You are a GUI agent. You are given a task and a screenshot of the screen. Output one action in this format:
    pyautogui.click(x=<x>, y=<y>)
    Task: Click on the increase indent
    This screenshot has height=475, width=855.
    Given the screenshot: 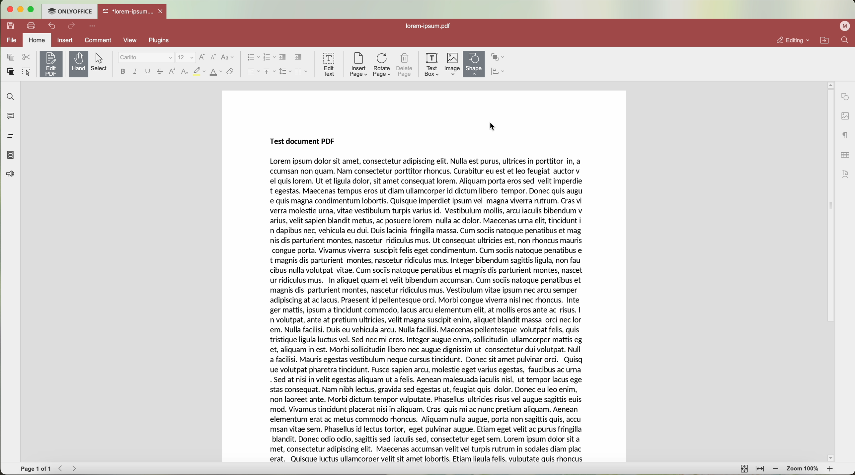 What is the action you would take?
    pyautogui.click(x=298, y=58)
    